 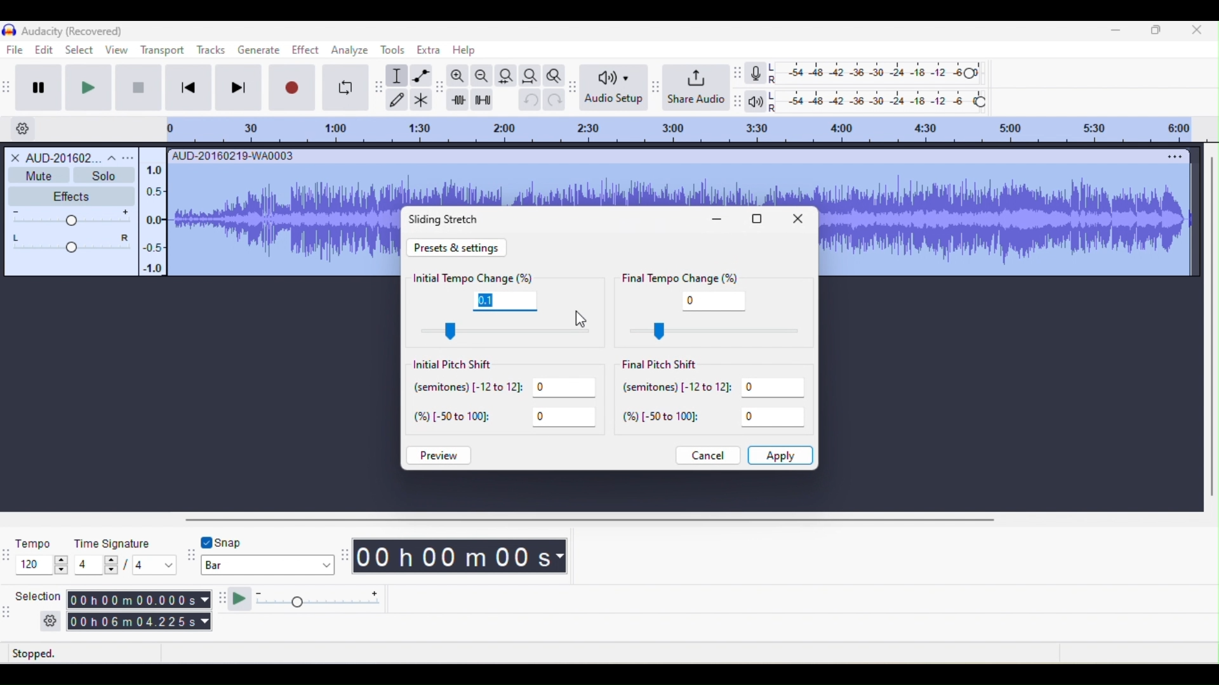 I want to click on selection tool, so click(x=398, y=76).